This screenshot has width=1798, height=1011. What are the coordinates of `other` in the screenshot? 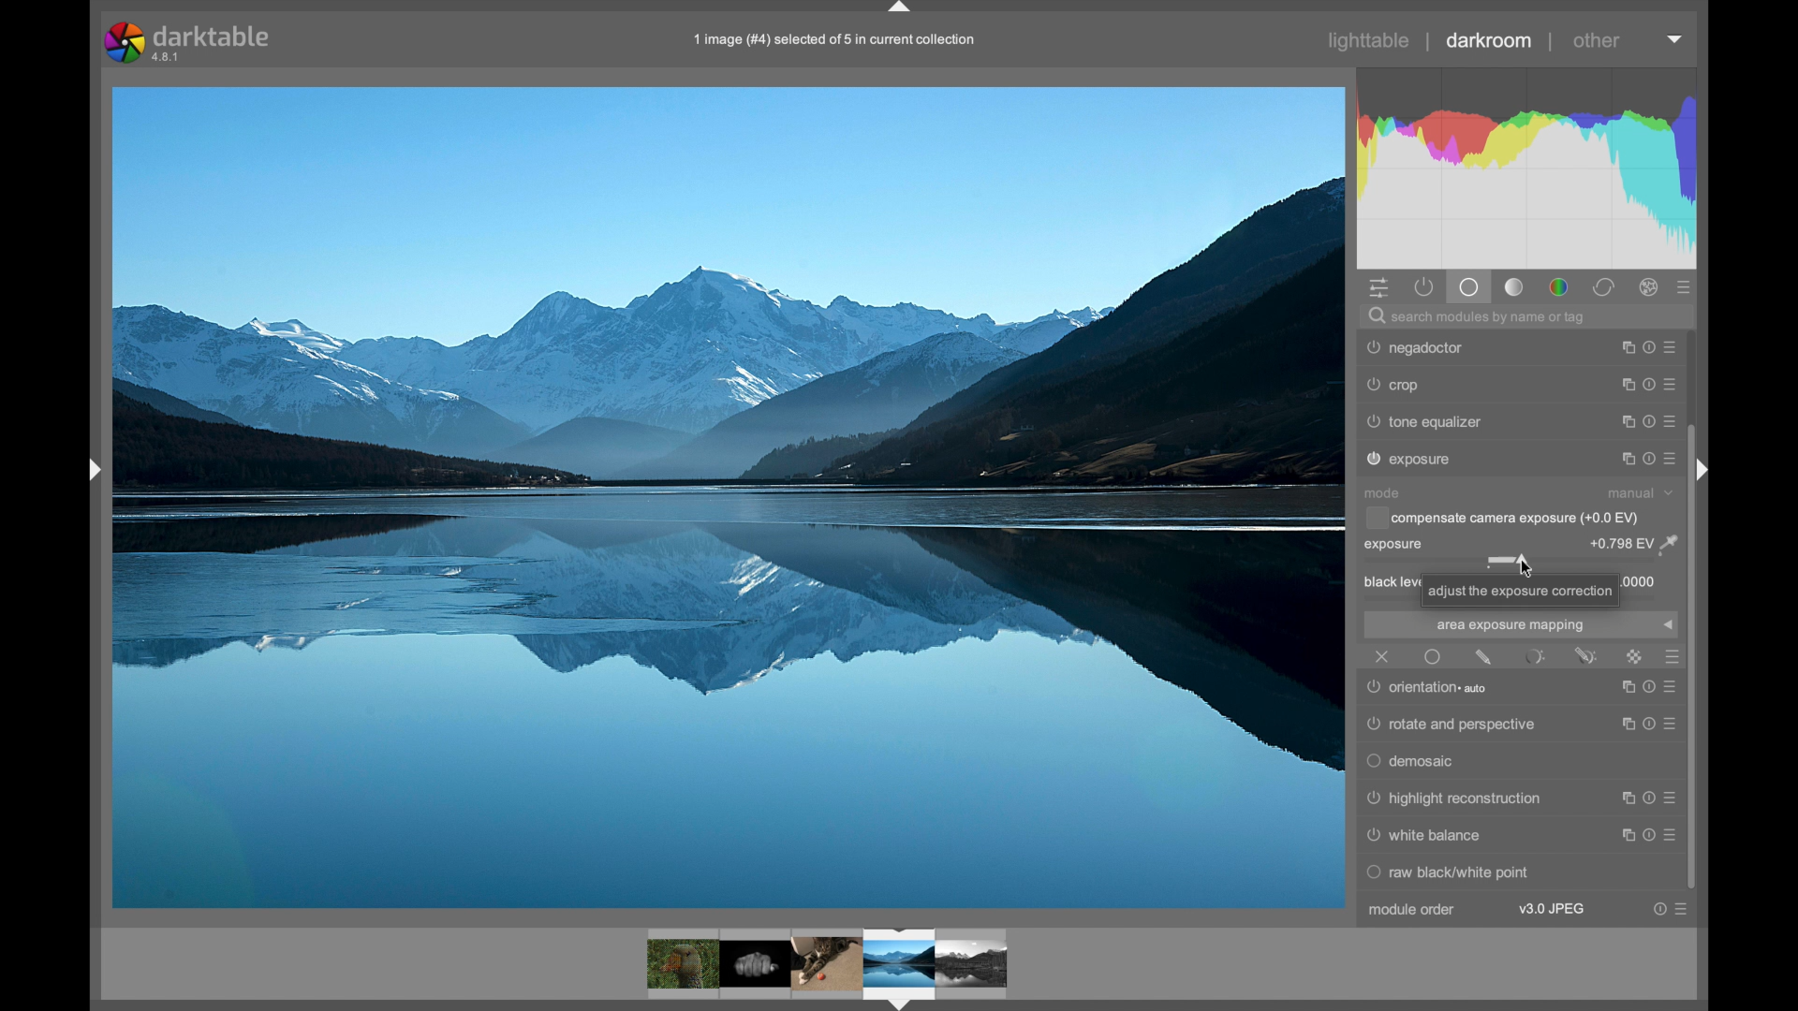 It's located at (1599, 40).